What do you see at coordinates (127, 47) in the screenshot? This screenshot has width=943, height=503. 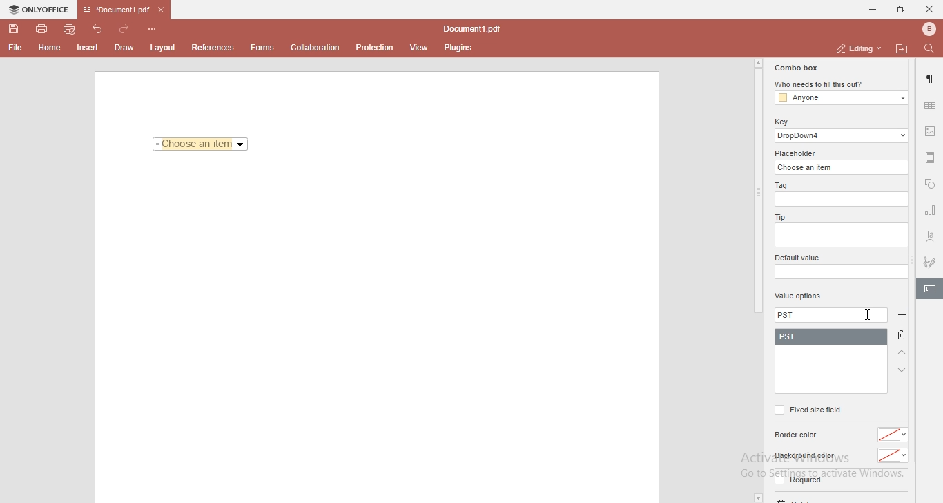 I see `Draw` at bounding box center [127, 47].